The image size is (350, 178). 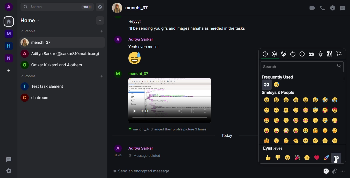 What do you see at coordinates (334, 171) in the screenshot?
I see `attach` at bounding box center [334, 171].